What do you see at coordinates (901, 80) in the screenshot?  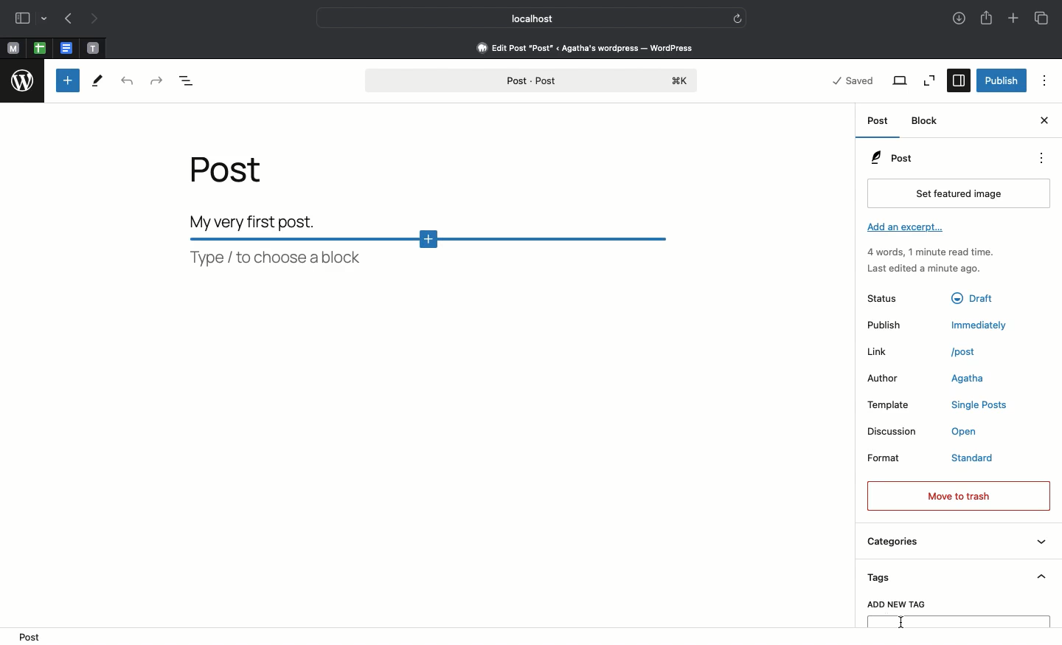 I see `View` at bounding box center [901, 80].